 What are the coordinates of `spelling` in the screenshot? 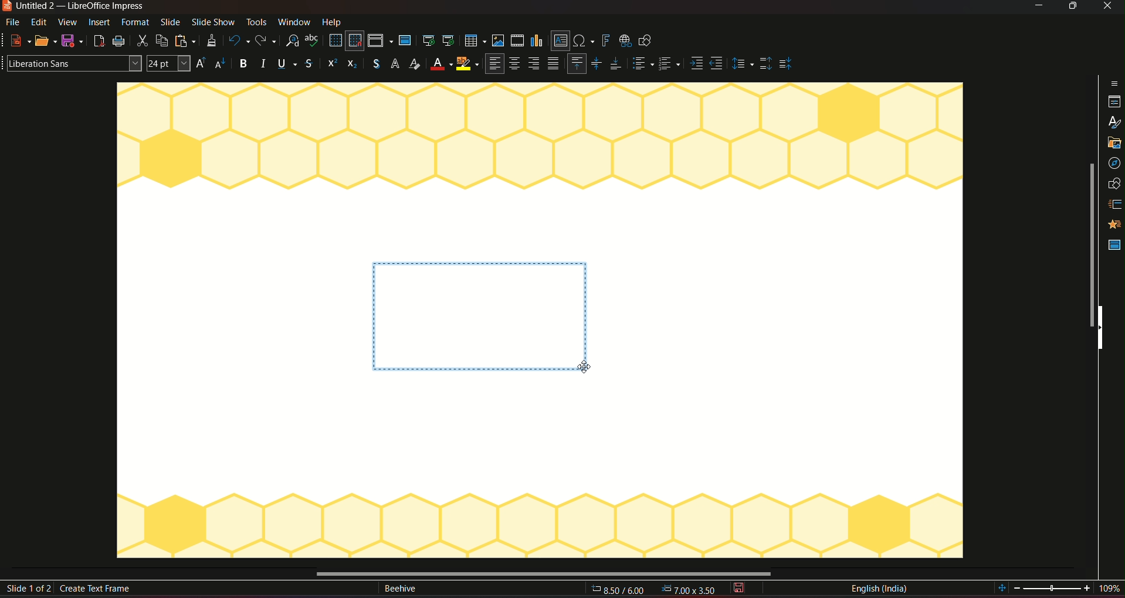 It's located at (313, 42).